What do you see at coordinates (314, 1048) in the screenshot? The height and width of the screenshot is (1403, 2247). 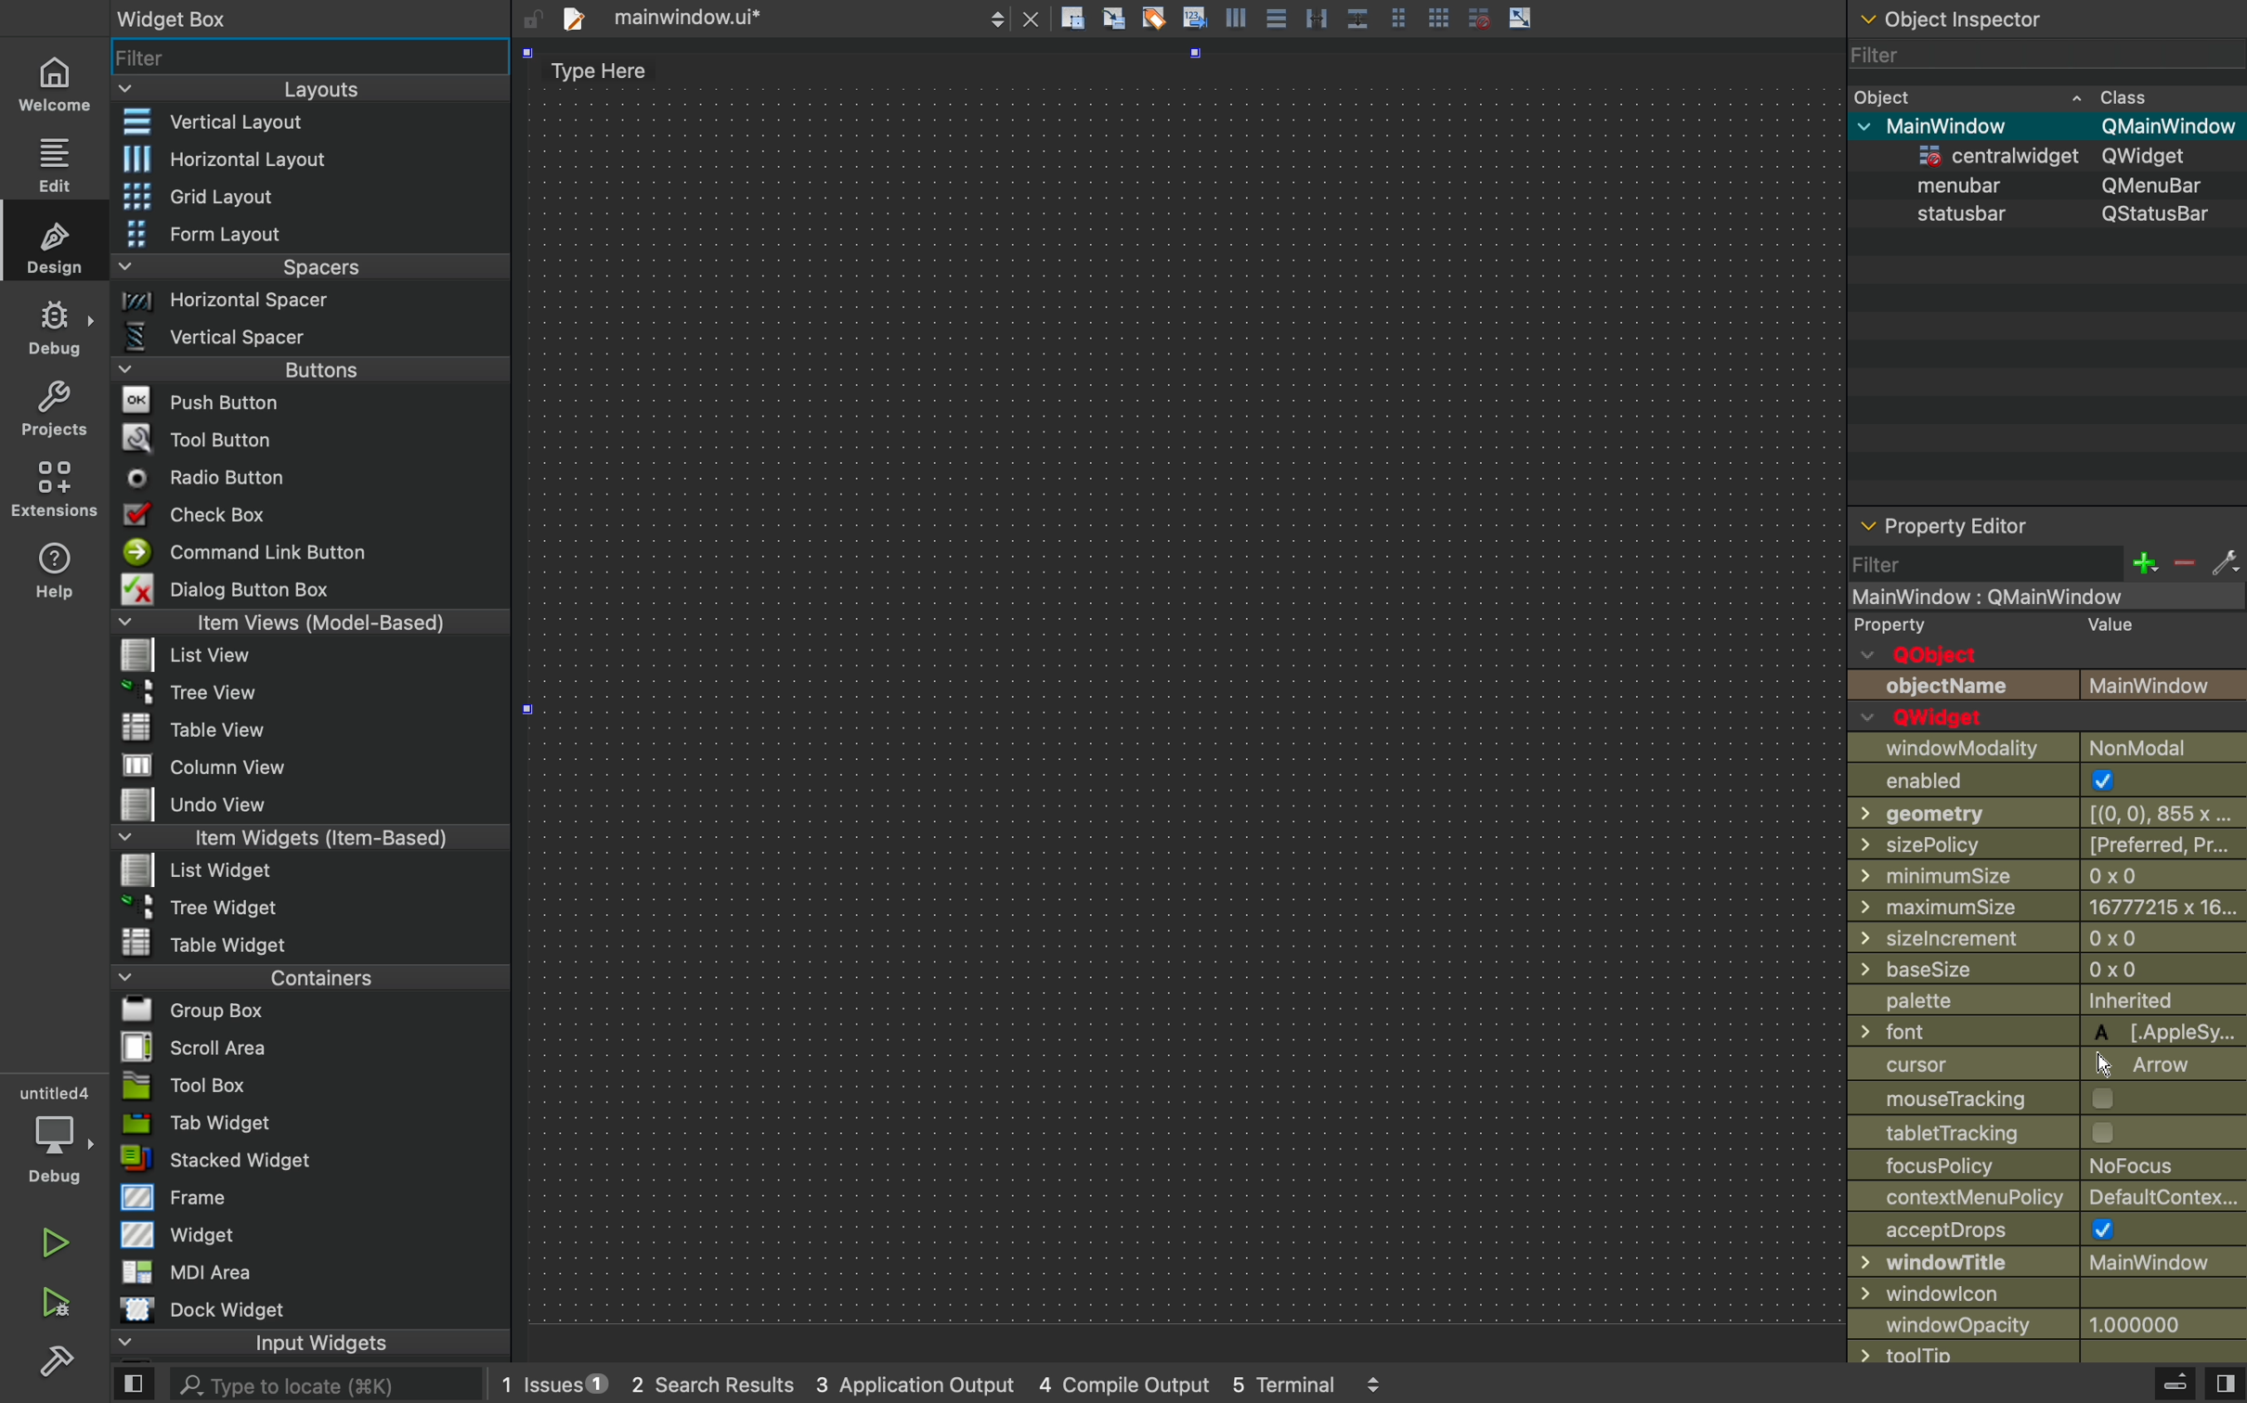 I see `scroll area` at bounding box center [314, 1048].